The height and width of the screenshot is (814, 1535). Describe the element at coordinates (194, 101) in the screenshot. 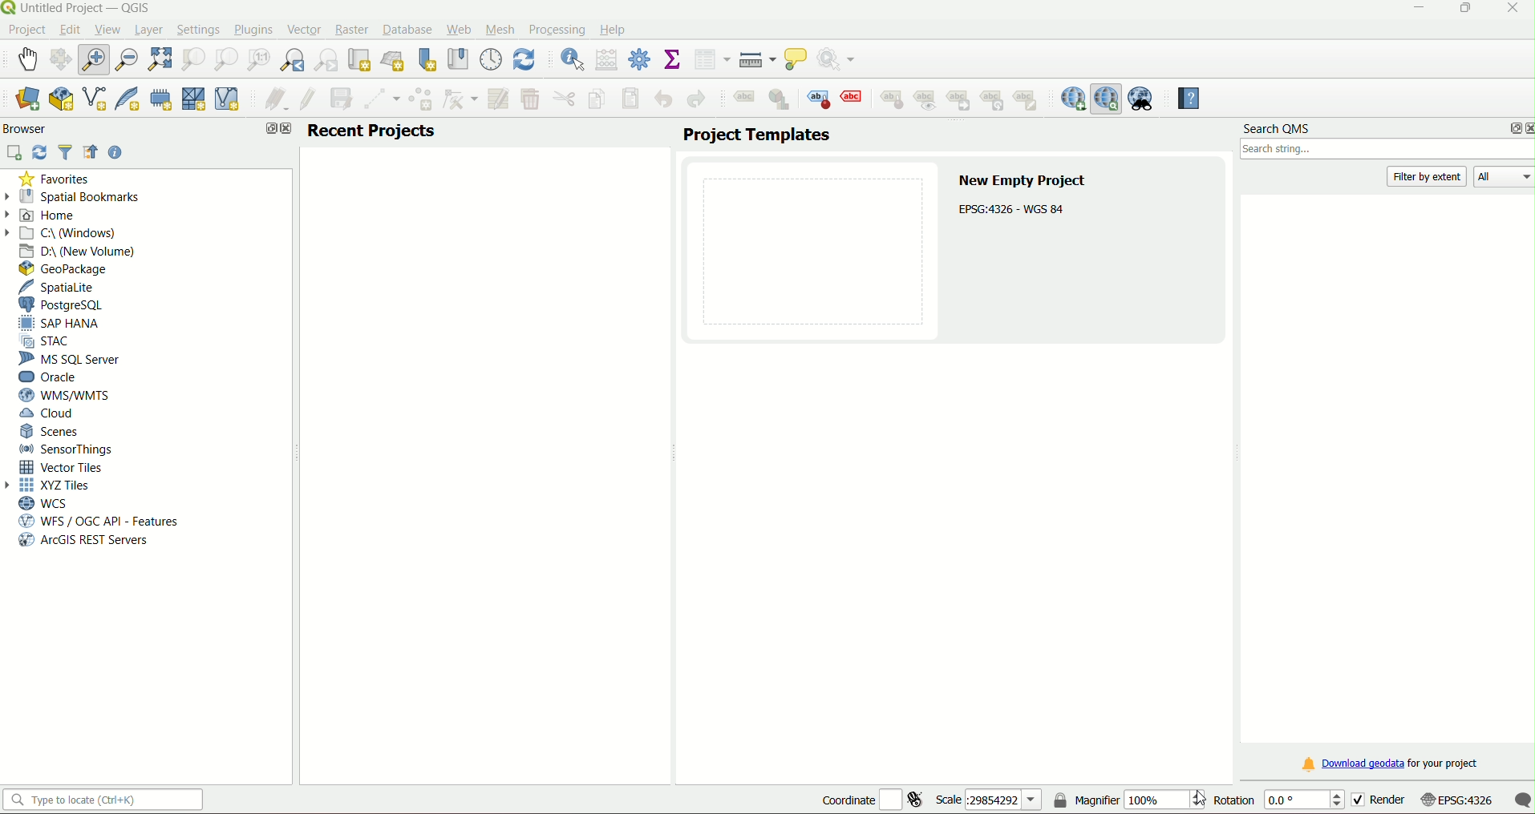

I see `new mesh layer` at that location.